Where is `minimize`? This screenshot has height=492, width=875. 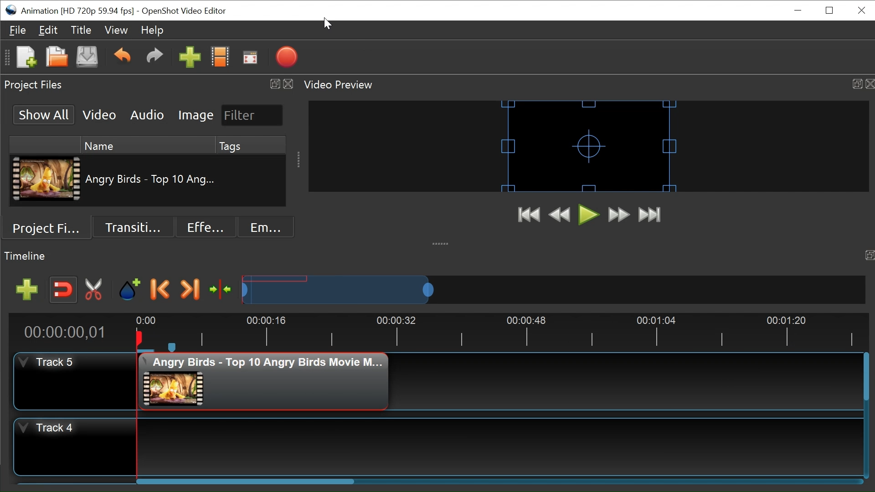 minimize is located at coordinates (799, 10).